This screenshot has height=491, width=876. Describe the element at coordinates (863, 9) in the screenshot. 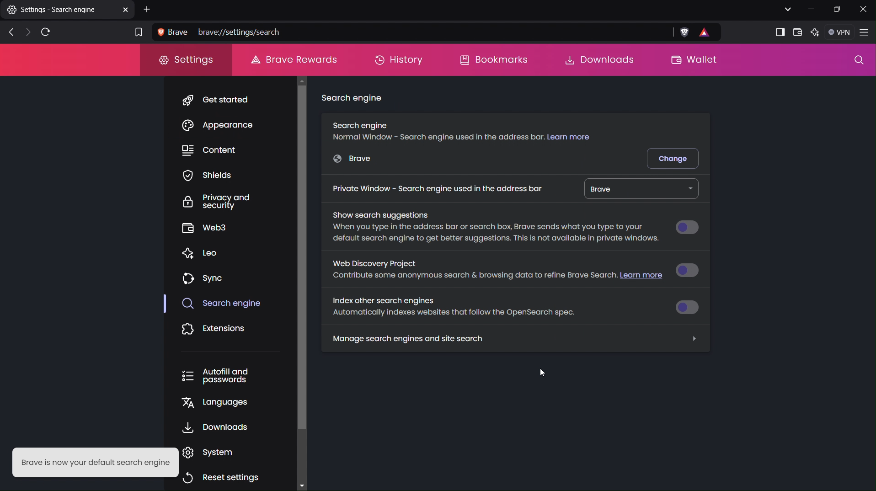

I see `Close` at that location.